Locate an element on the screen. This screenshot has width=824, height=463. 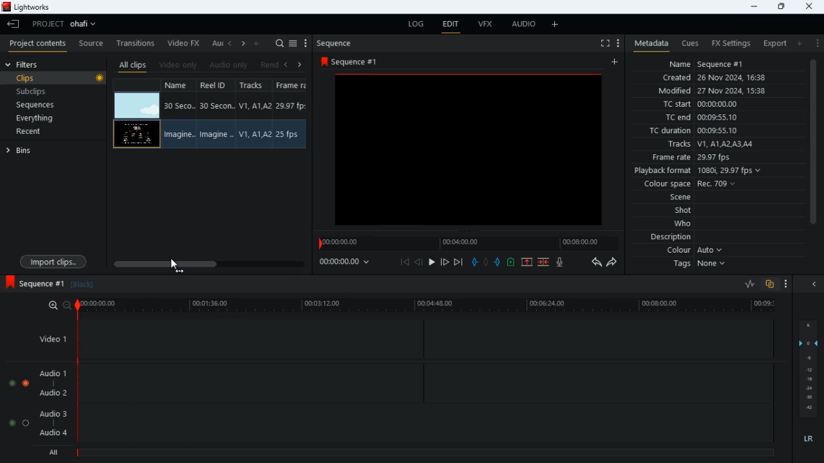
subclips is located at coordinates (39, 92).